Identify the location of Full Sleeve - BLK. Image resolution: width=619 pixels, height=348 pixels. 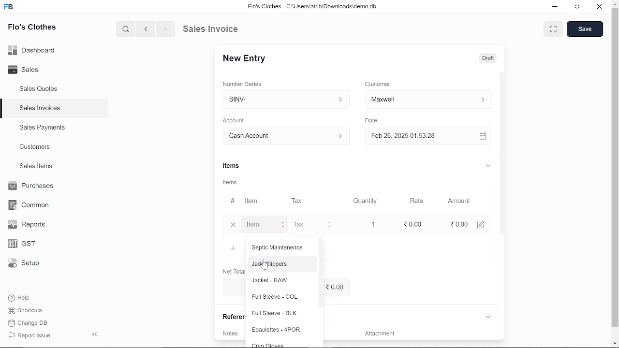
(282, 314).